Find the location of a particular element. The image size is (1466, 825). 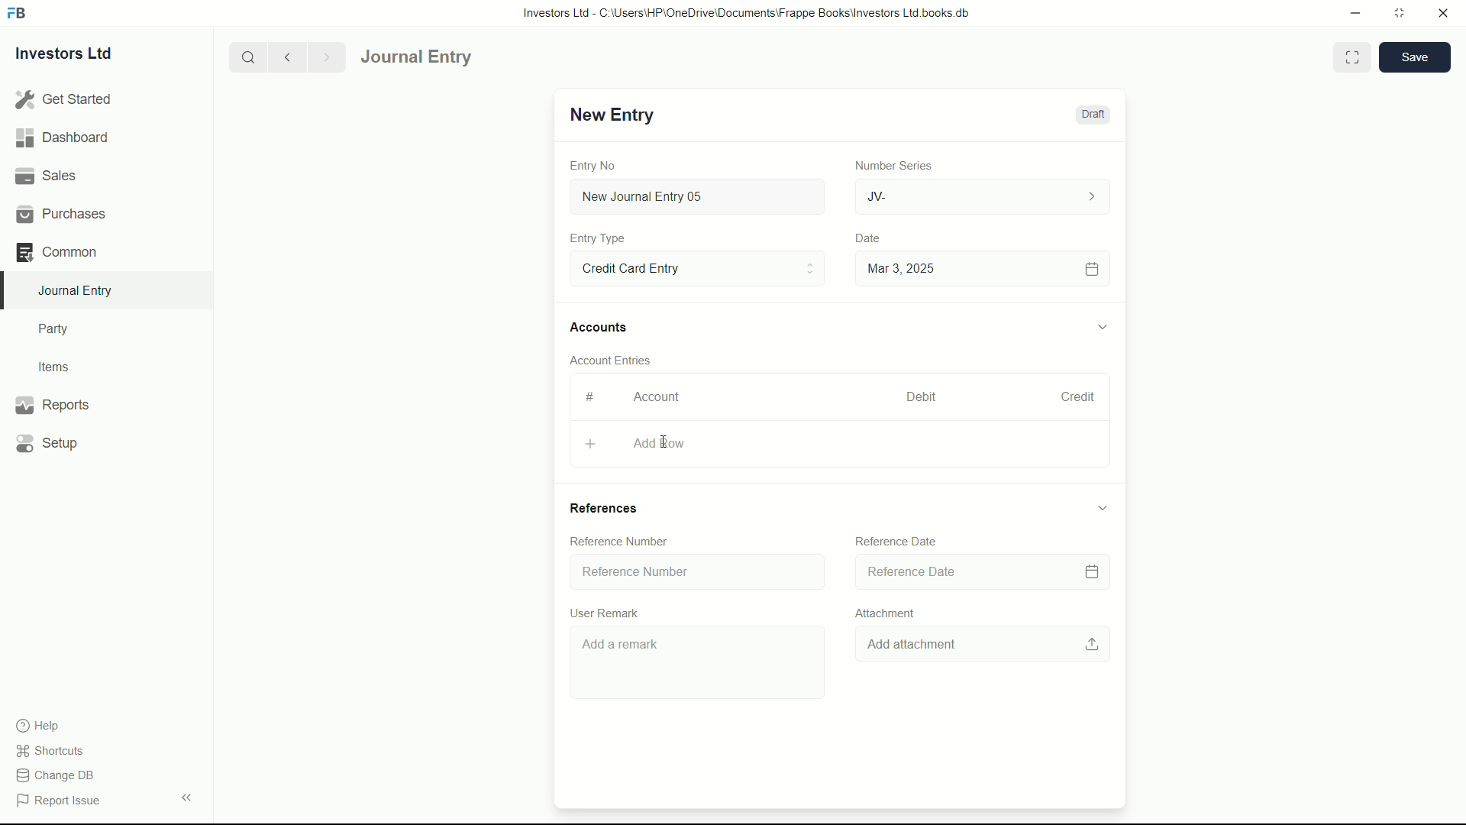

JV is located at coordinates (985, 195).